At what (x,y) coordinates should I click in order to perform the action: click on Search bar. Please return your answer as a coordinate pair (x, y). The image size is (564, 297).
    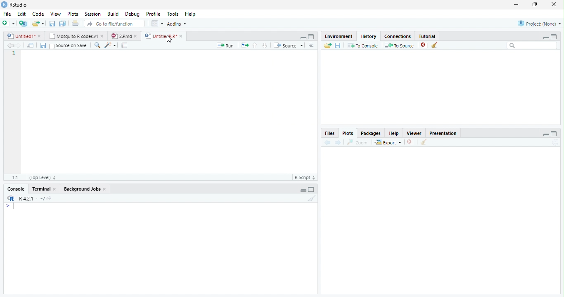
    Looking at the image, I should click on (532, 46).